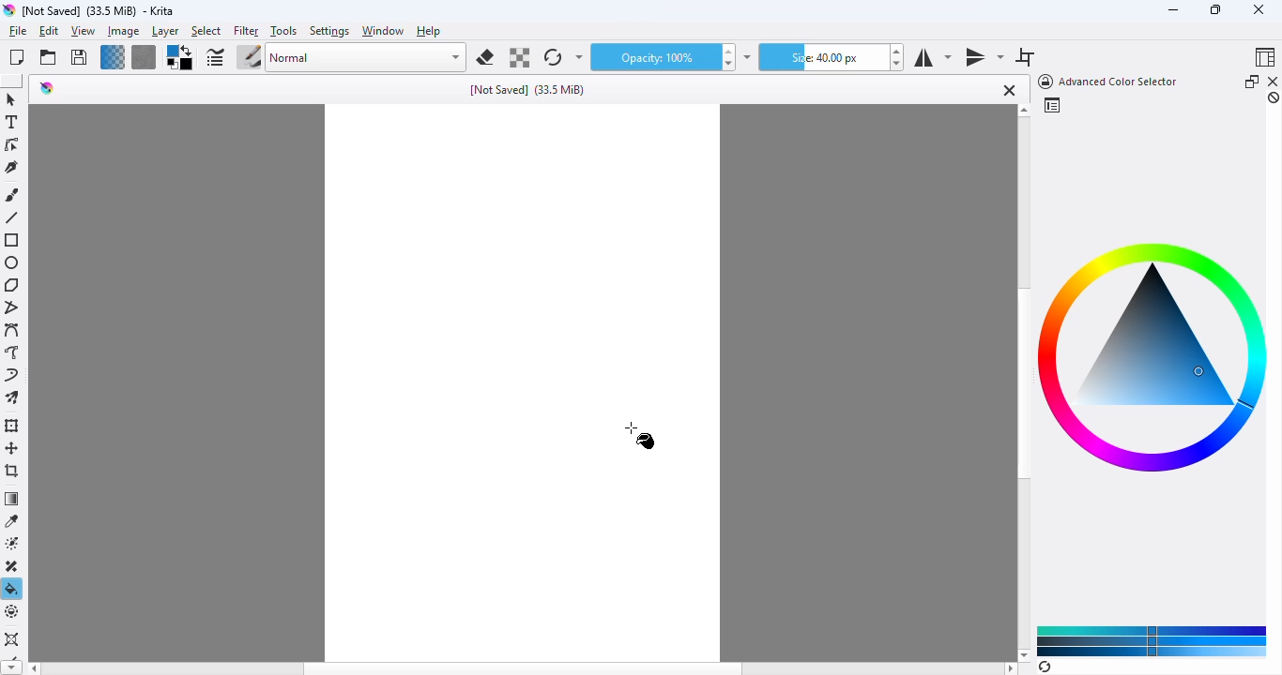  What do you see at coordinates (1011, 668) in the screenshot?
I see `scroll right` at bounding box center [1011, 668].